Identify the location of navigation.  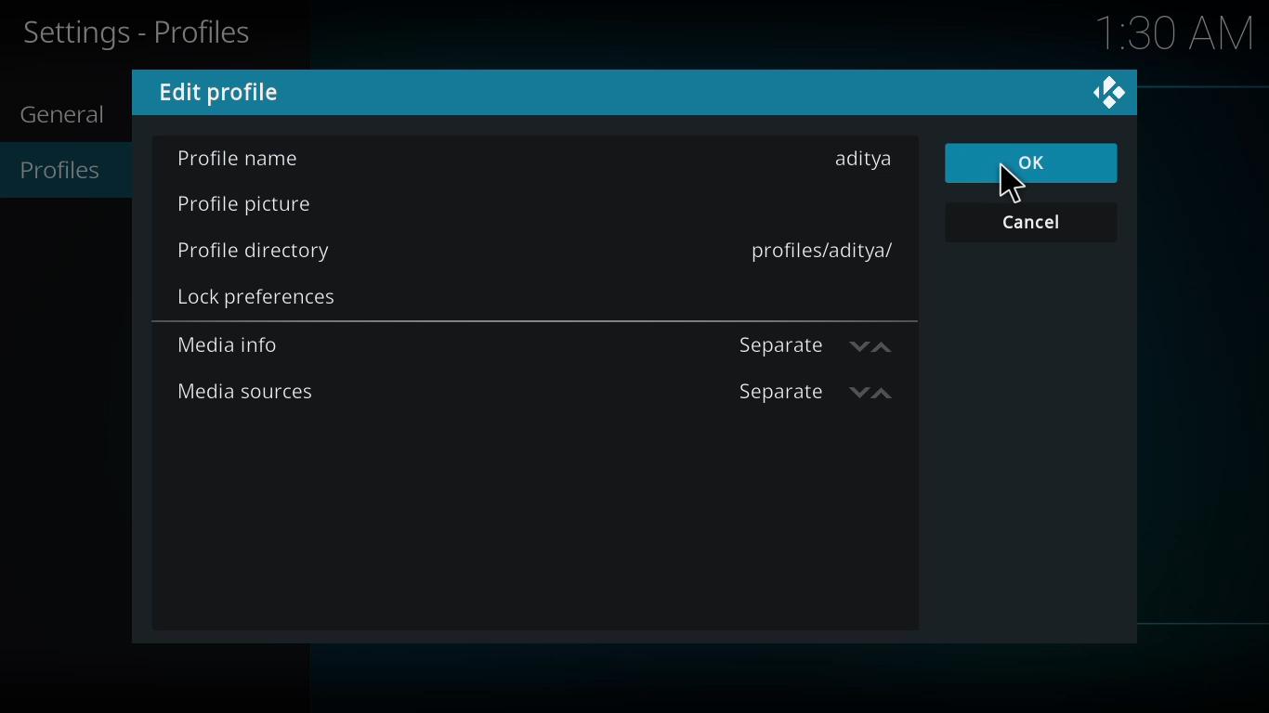
(878, 347).